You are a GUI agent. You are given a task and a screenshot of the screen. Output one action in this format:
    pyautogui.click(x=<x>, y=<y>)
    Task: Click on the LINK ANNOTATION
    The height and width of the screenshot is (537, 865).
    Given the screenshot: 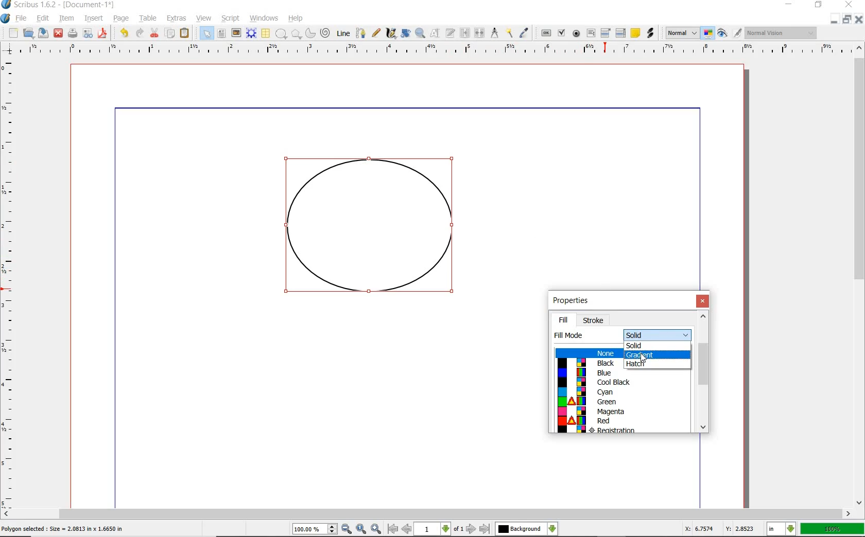 What is the action you would take?
    pyautogui.click(x=651, y=33)
    